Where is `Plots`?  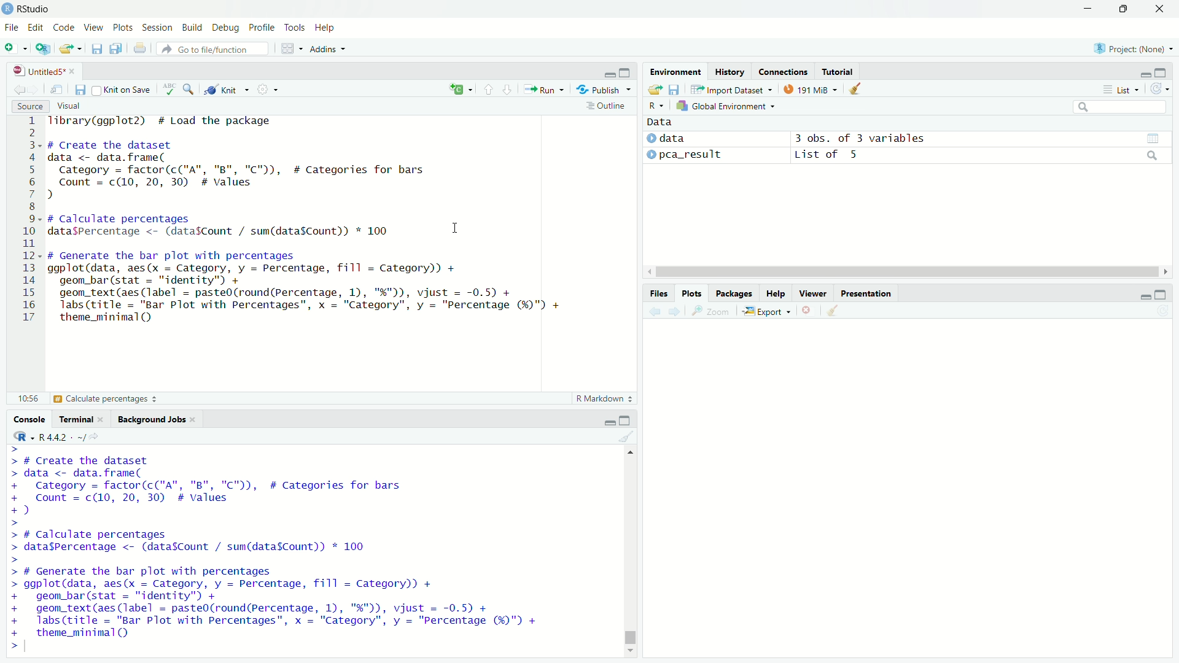 Plots is located at coordinates (691, 293).